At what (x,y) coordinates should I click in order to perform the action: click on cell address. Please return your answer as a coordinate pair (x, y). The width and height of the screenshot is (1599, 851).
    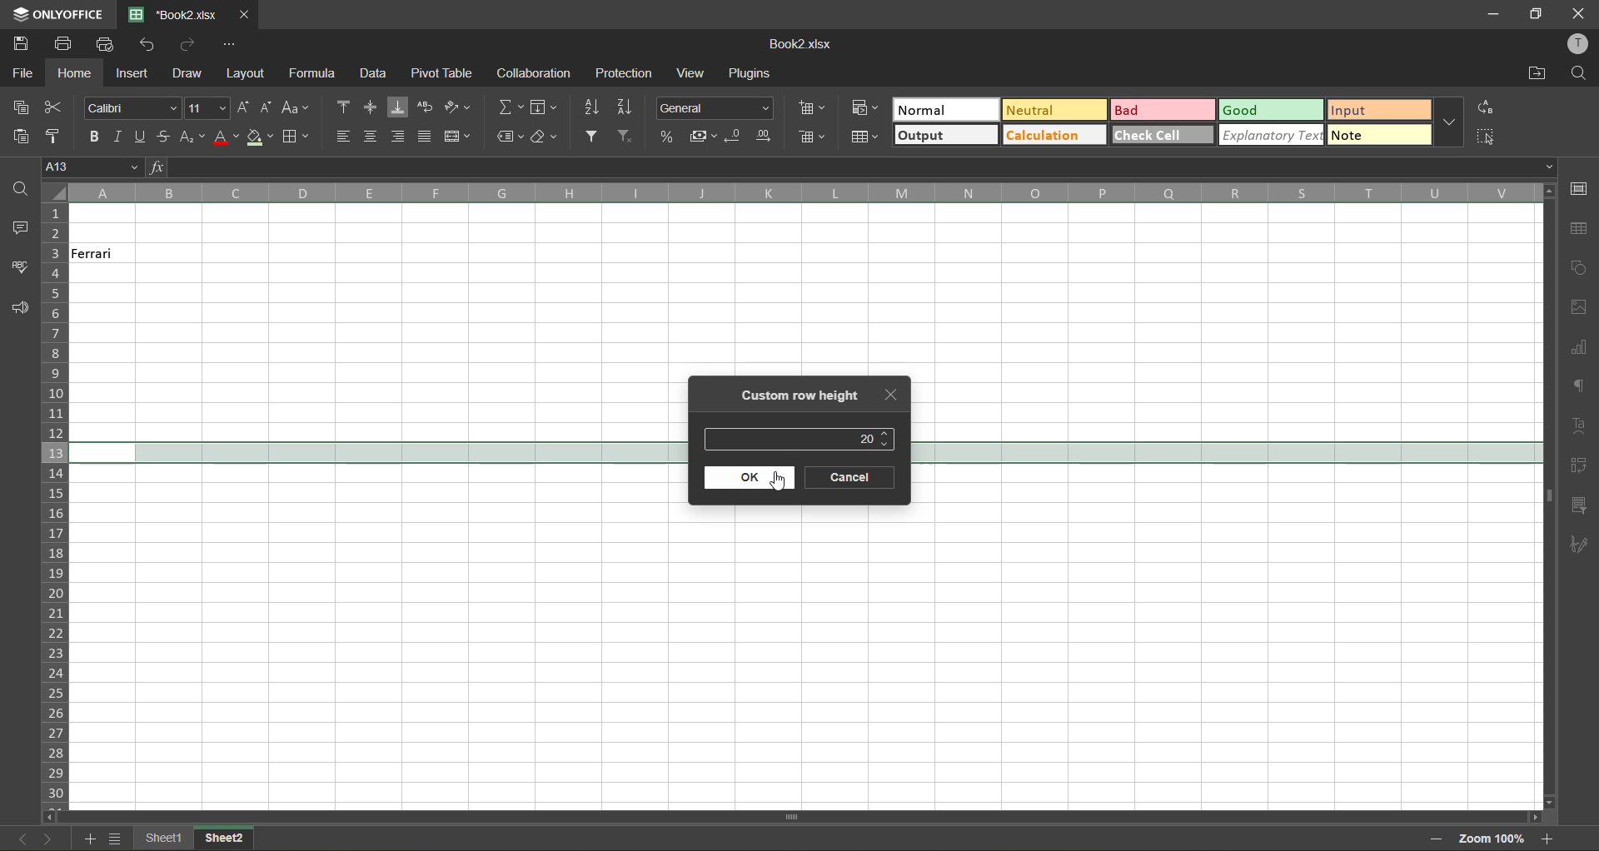
    Looking at the image, I should click on (92, 168).